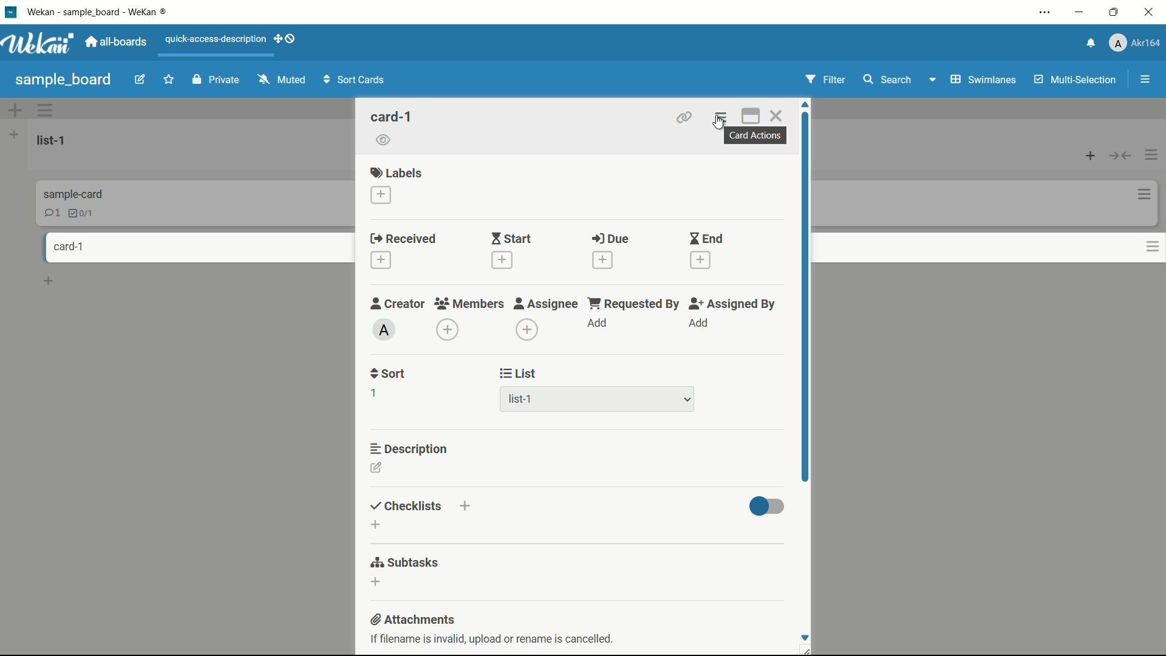 The image size is (1166, 656). I want to click on close app, so click(1149, 13).